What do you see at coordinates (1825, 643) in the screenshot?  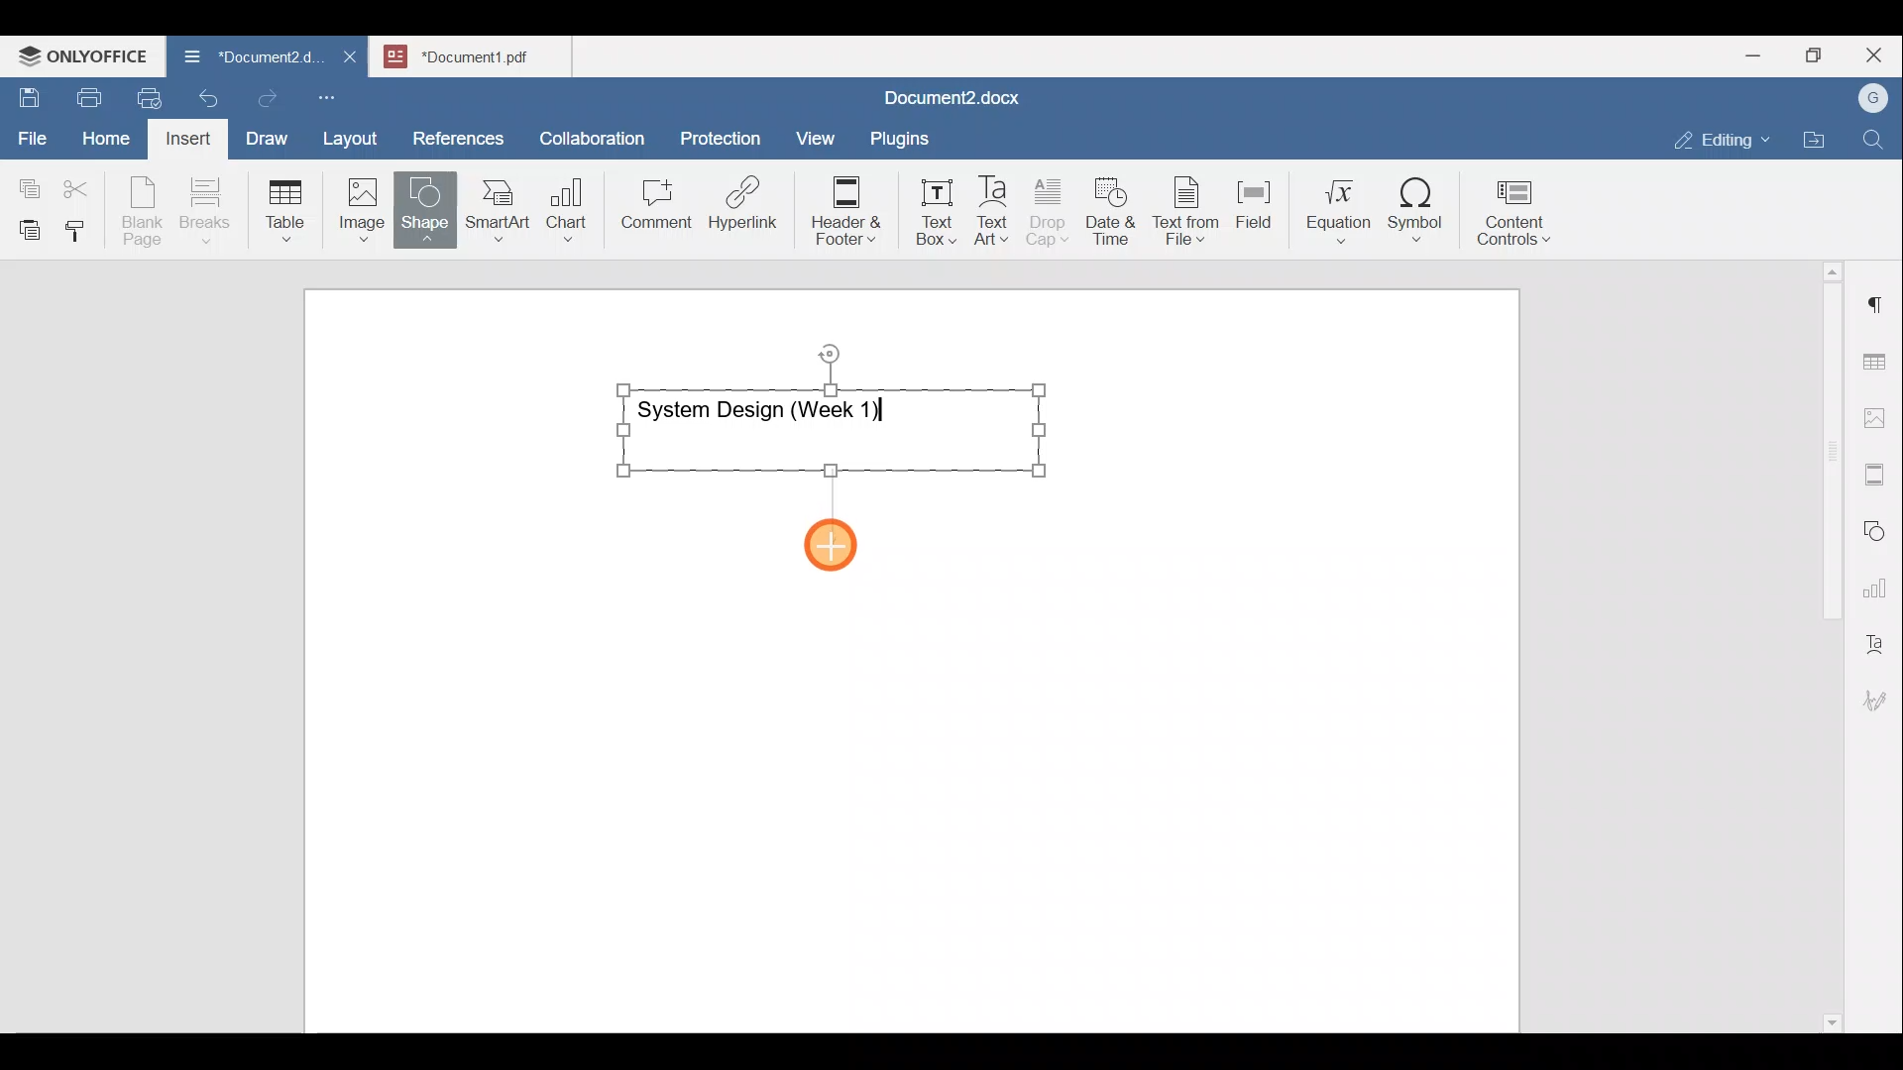 I see `Scroll bar` at bounding box center [1825, 643].